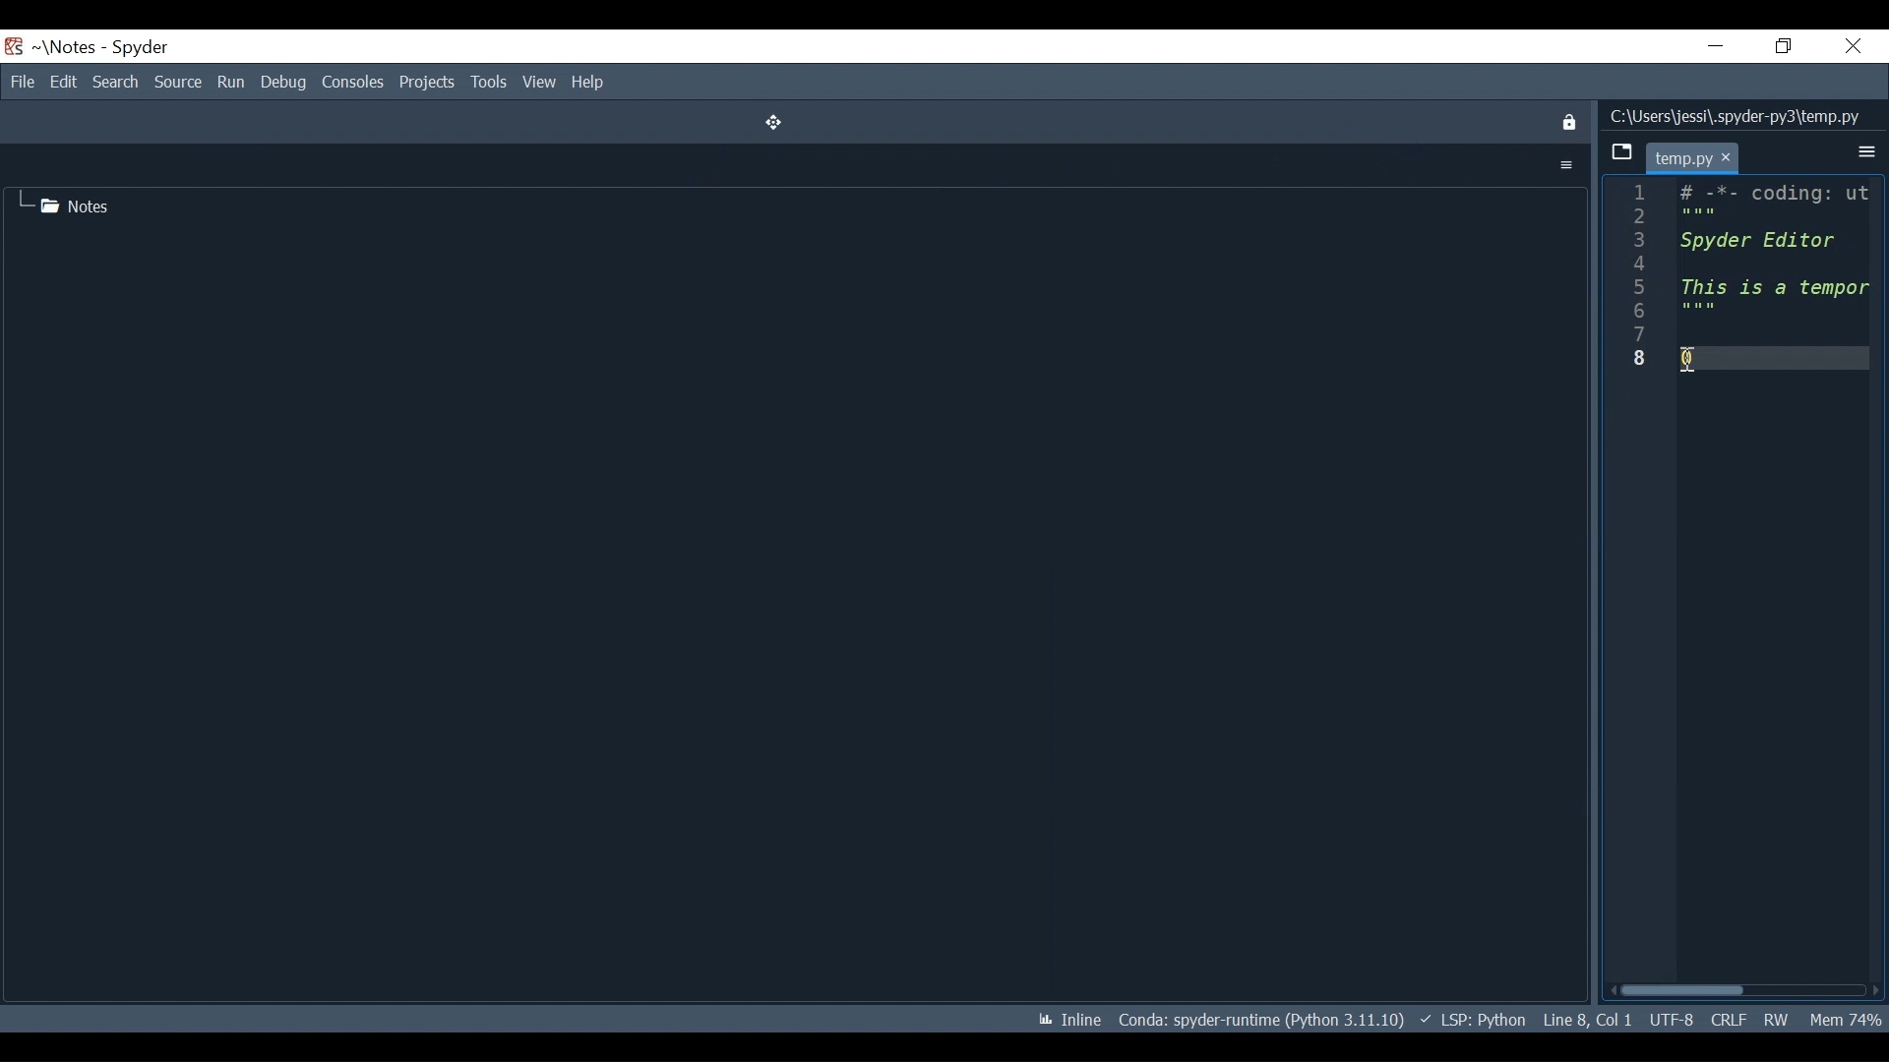  What do you see at coordinates (1748, 986) in the screenshot?
I see `Horizontal scroll bar` at bounding box center [1748, 986].